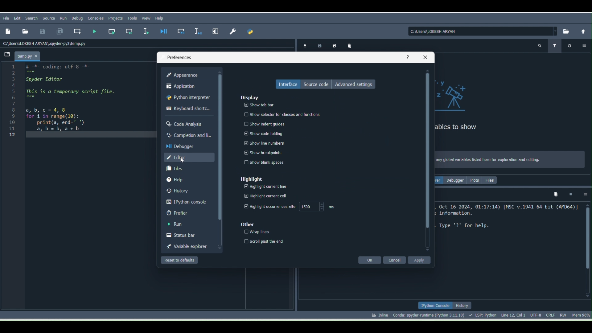 This screenshot has width=592, height=333. I want to click on replay, so click(571, 46).